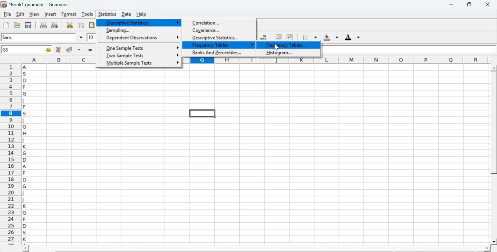  I want to click on accept changes, so click(70, 49).